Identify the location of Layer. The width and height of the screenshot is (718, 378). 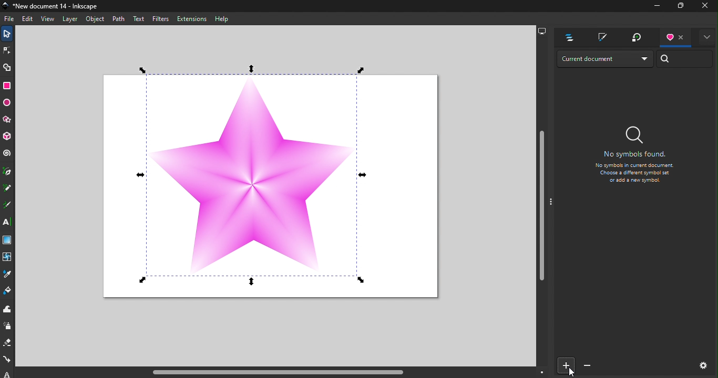
(70, 18).